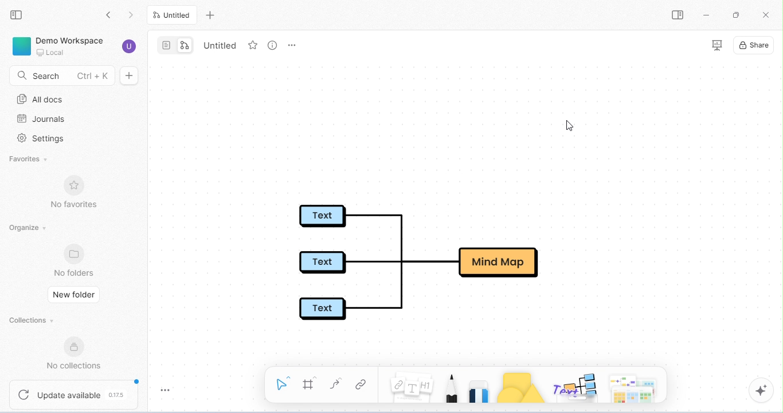  I want to click on eraser, so click(479, 390).